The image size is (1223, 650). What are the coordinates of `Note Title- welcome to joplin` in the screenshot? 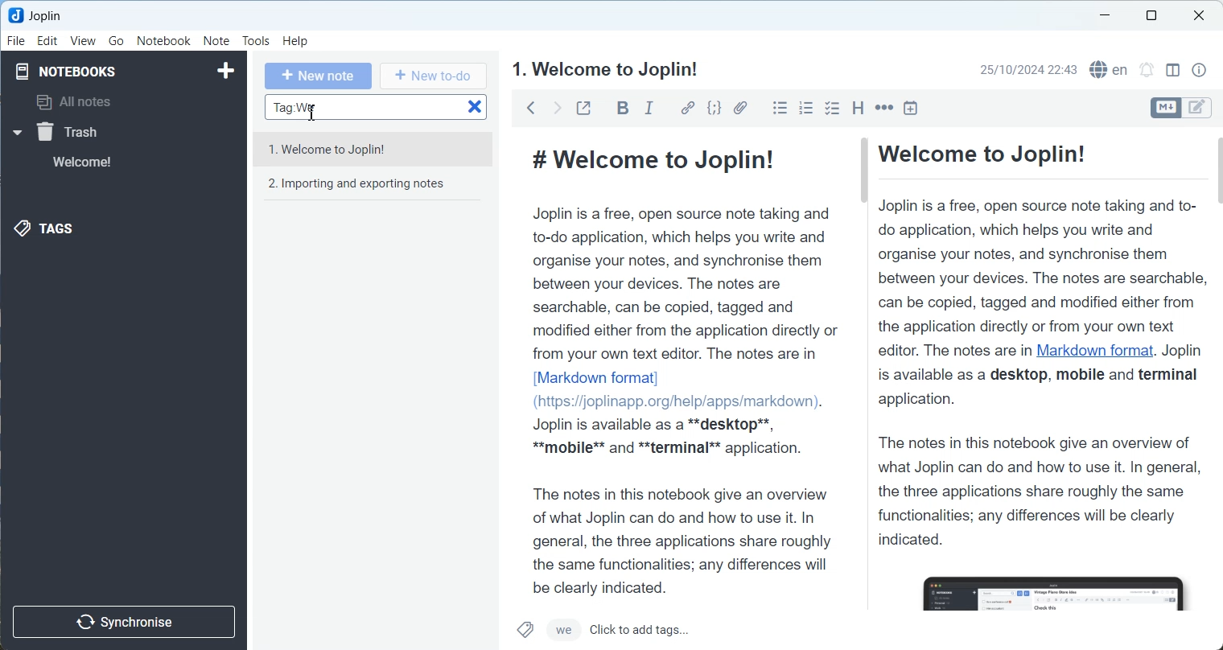 It's located at (606, 69).